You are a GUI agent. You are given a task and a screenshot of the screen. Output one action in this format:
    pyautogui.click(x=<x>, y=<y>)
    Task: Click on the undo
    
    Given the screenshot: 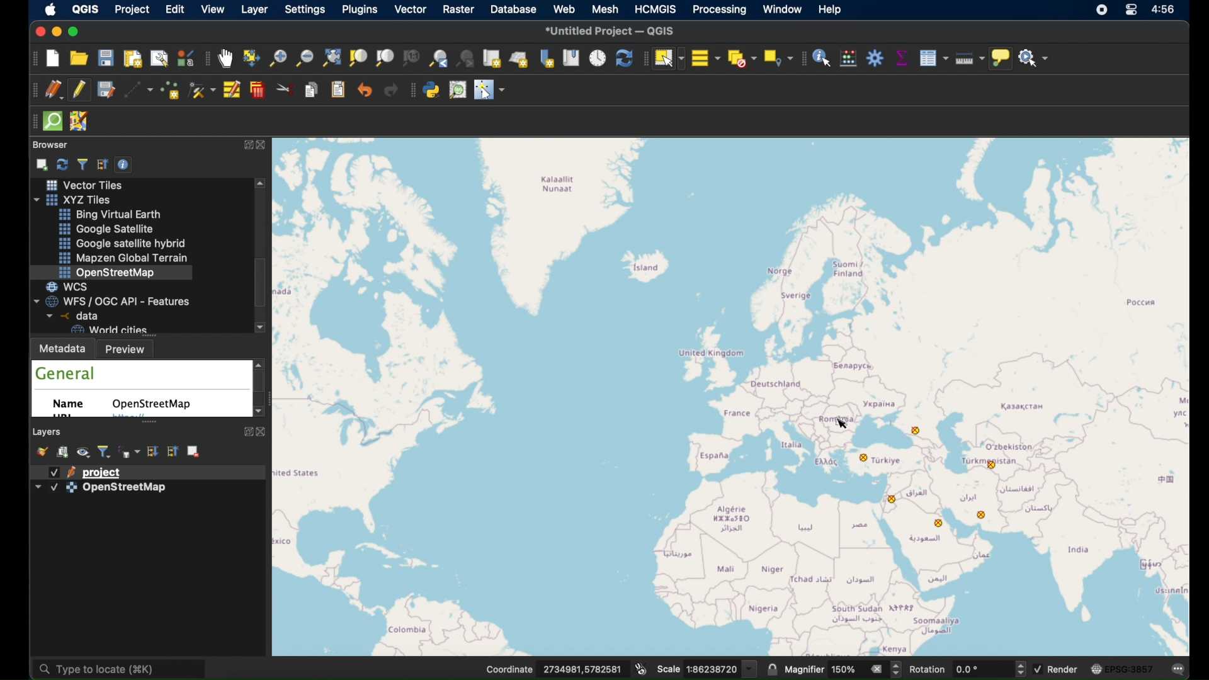 What is the action you would take?
    pyautogui.click(x=365, y=91)
    